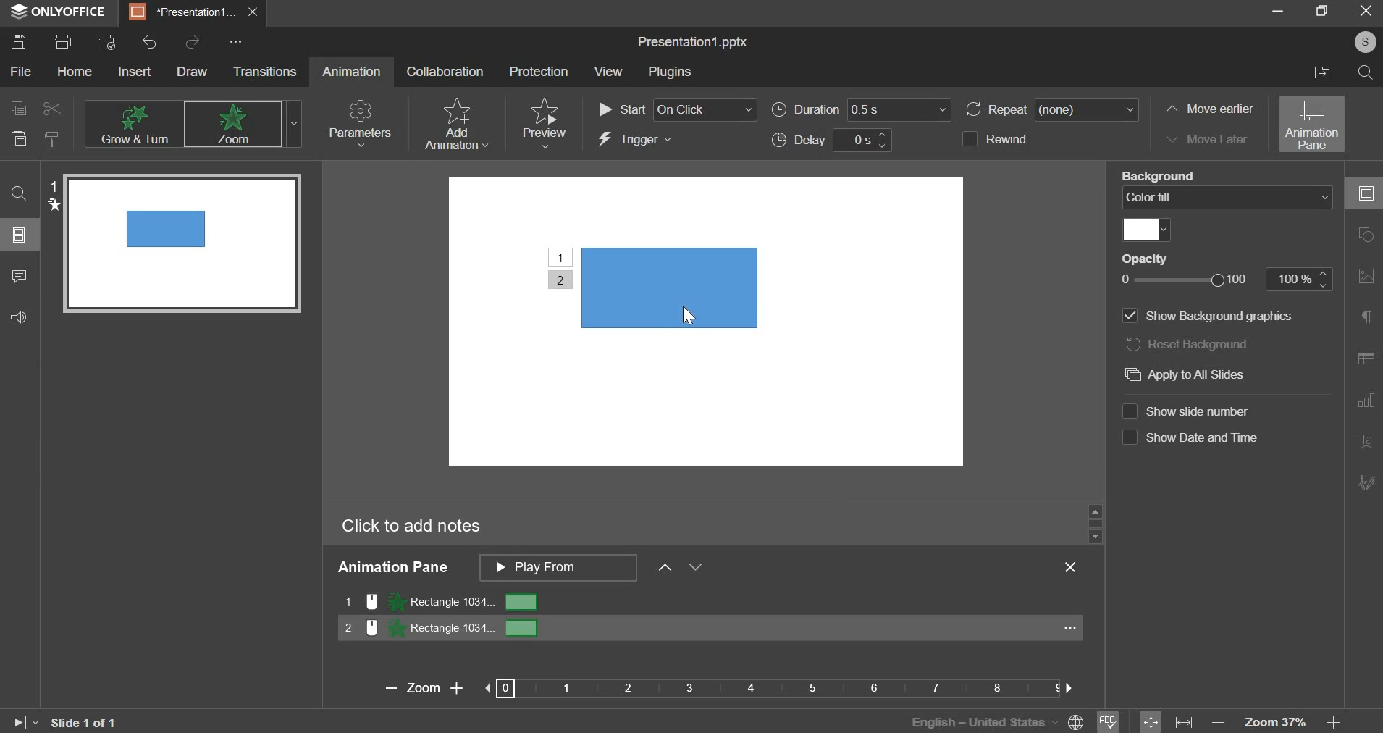 The image size is (1383, 733). Describe the element at coordinates (266, 73) in the screenshot. I see `transitions` at that location.